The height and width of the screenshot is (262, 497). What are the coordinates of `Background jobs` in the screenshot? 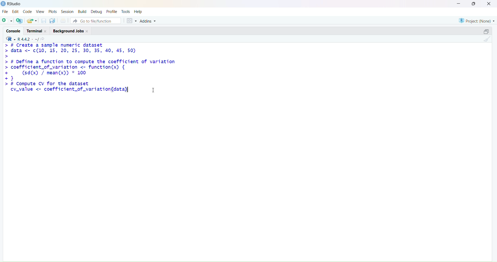 It's located at (68, 32).